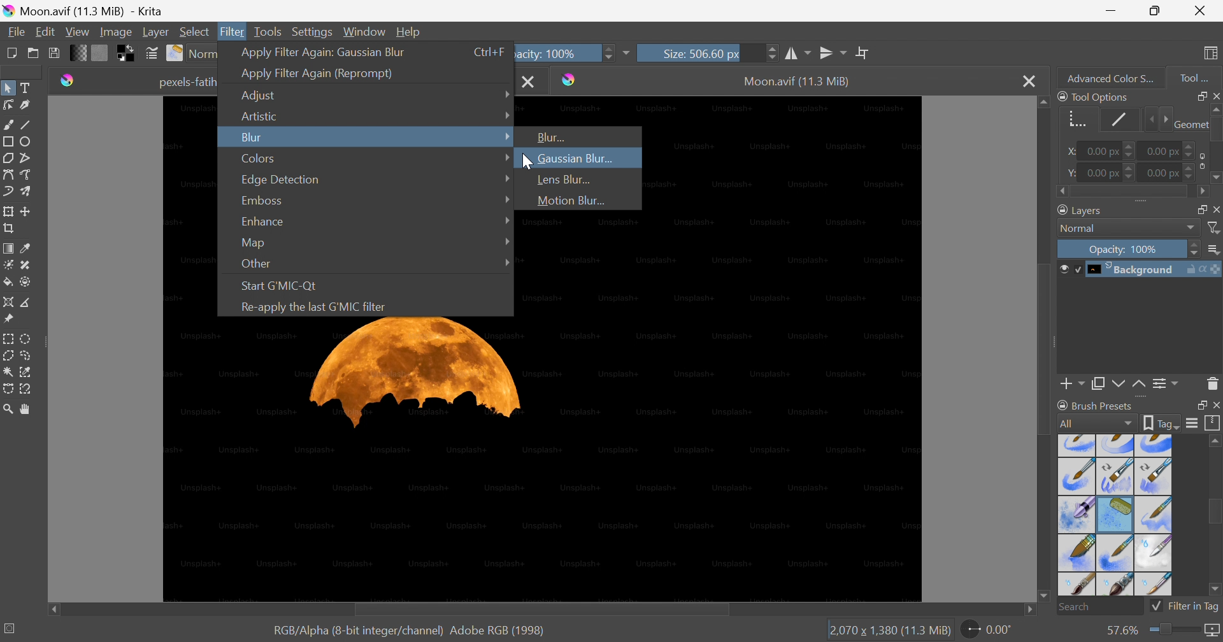 Image resolution: width=1223 pixels, height=642 pixels. I want to click on Stroke, so click(1116, 120).